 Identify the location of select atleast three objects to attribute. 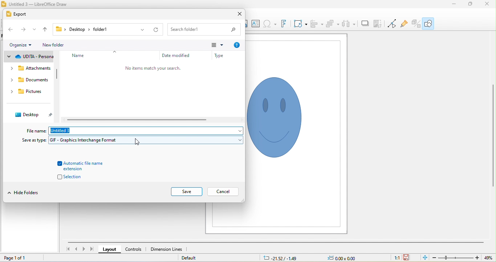
(349, 24).